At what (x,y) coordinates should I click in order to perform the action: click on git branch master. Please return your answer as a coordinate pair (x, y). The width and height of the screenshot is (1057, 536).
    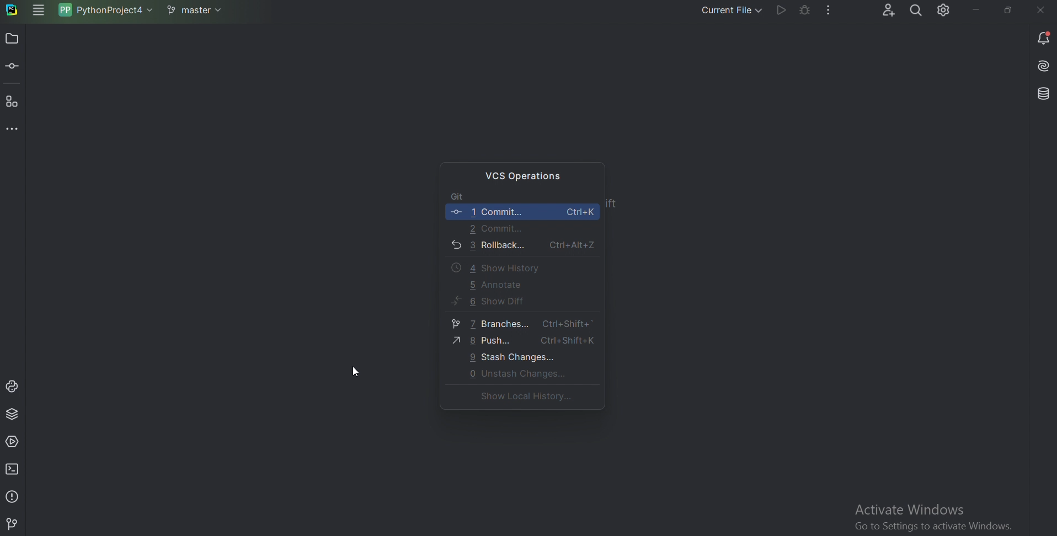
    Looking at the image, I should click on (193, 11).